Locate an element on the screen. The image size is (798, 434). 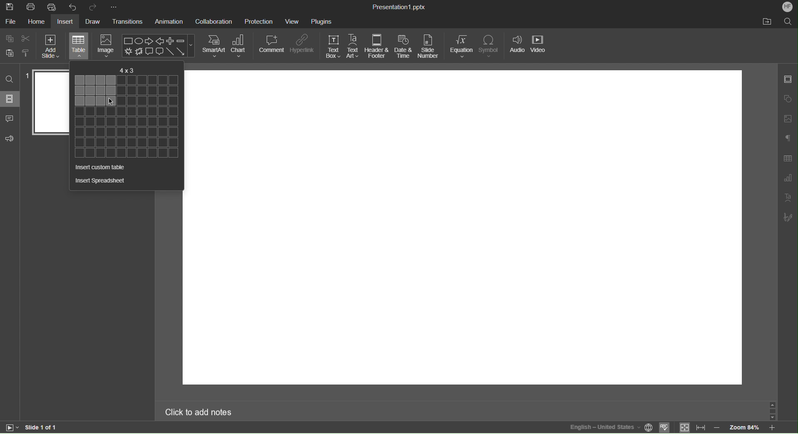
start slide show is located at coordinates (10, 427).